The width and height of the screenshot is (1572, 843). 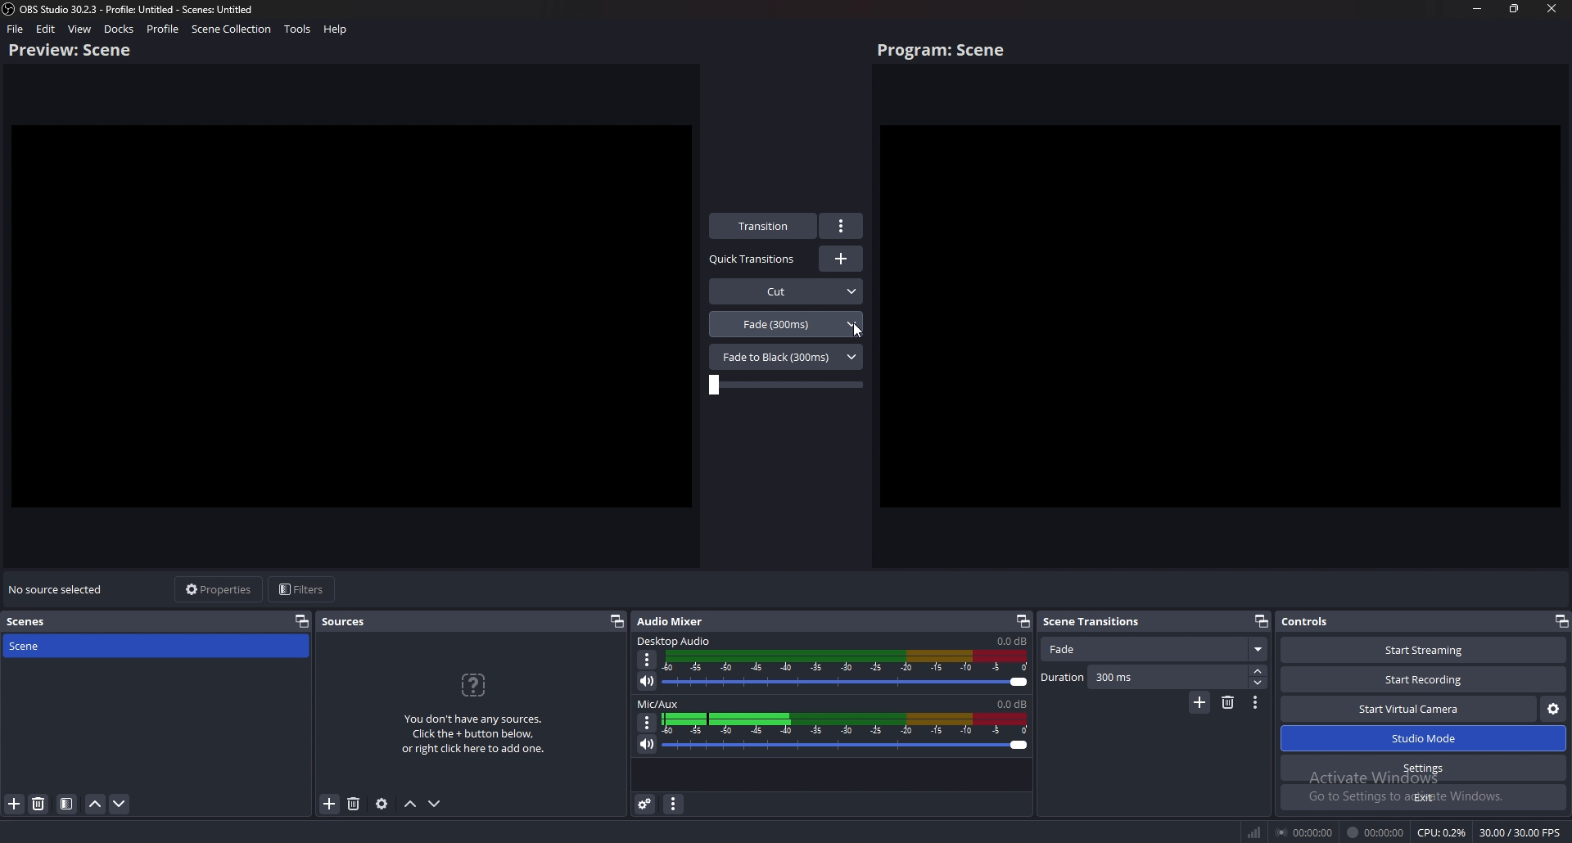 What do you see at coordinates (437, 803) in the screenshot?
I see `Move sources down` at bounding box center [437, 803].